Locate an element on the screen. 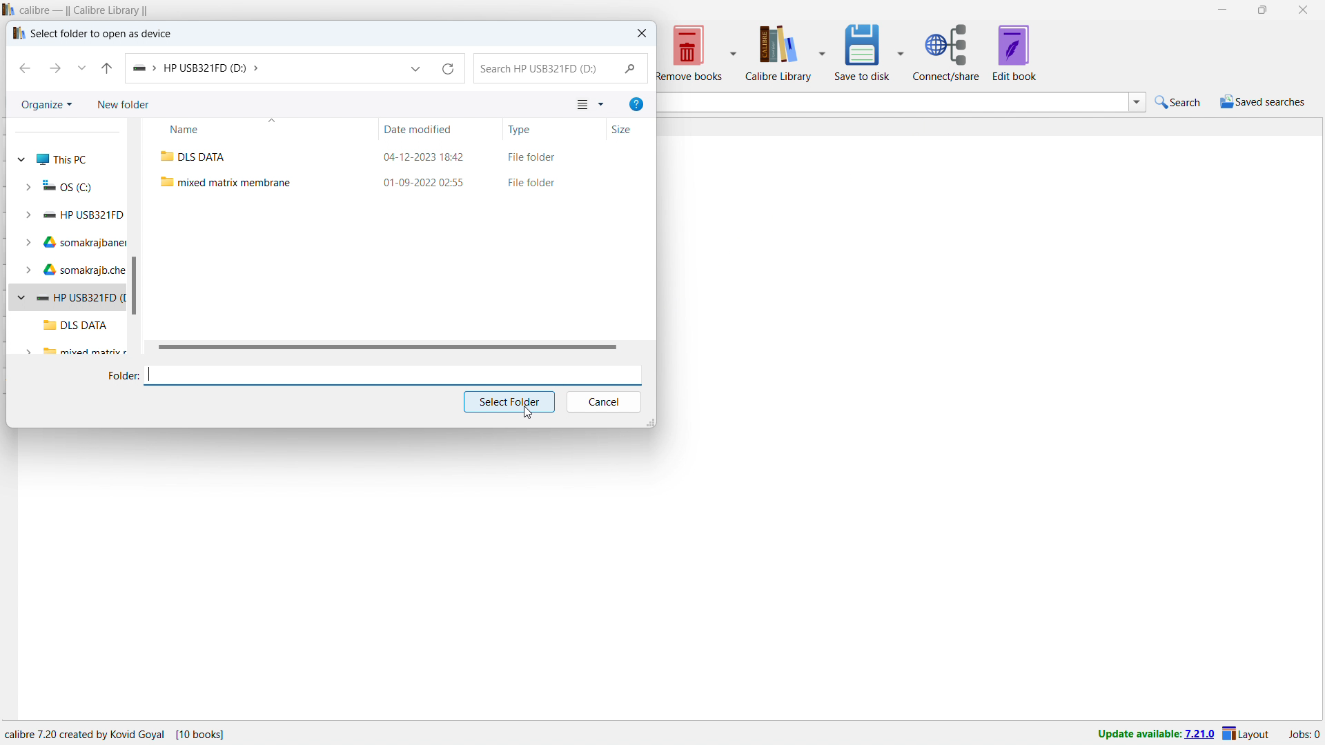 Image resolution: width=1325 pixels, height=745 pixels. sort by type is located at coordinates (554, 127).